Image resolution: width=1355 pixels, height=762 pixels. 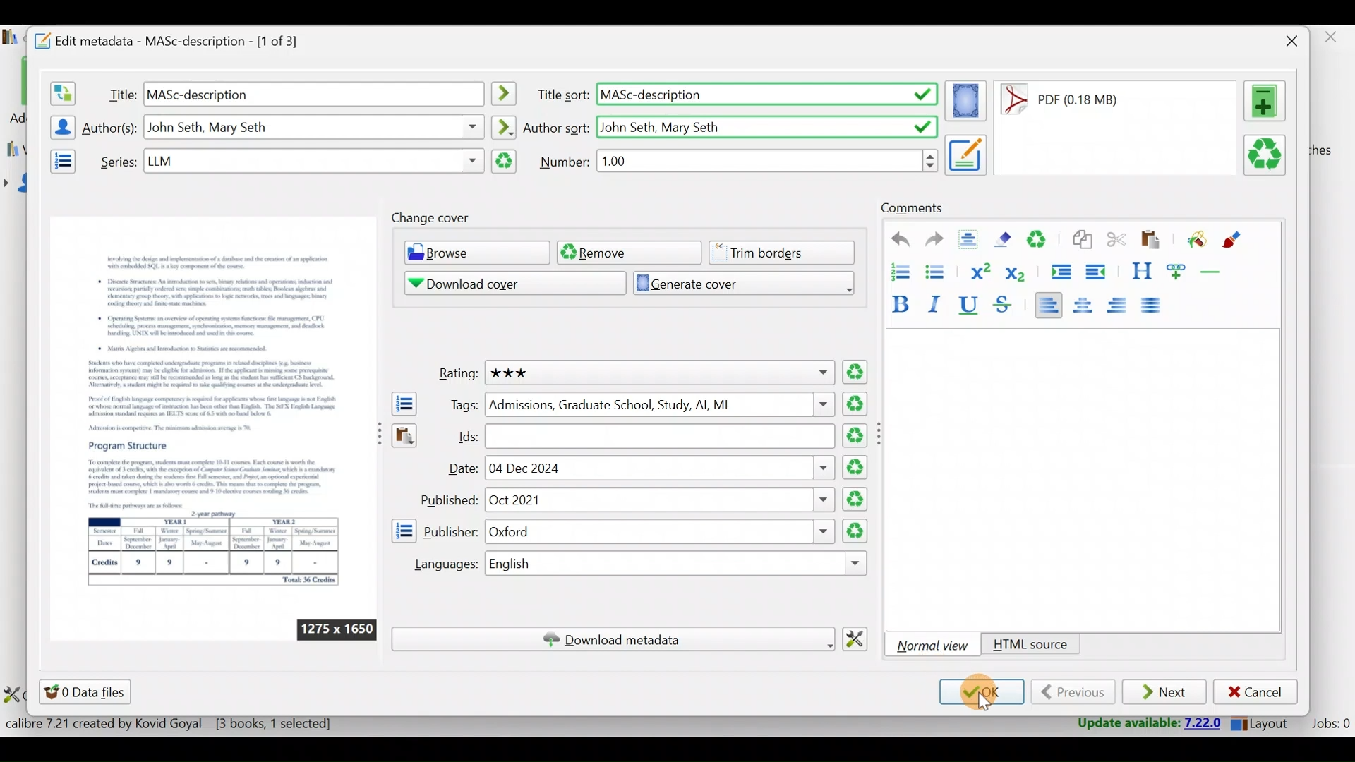 I want to click on Align right, so click(x=1121, y=306).